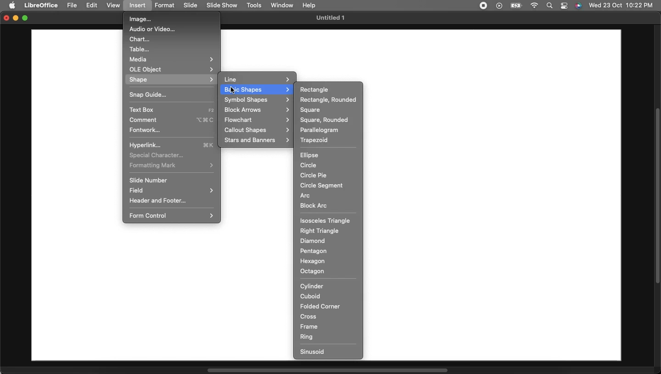  What do you see at coordinates (314, 261) in the screenshot?
I see `Hexagon` at bounding box center [314, 261].